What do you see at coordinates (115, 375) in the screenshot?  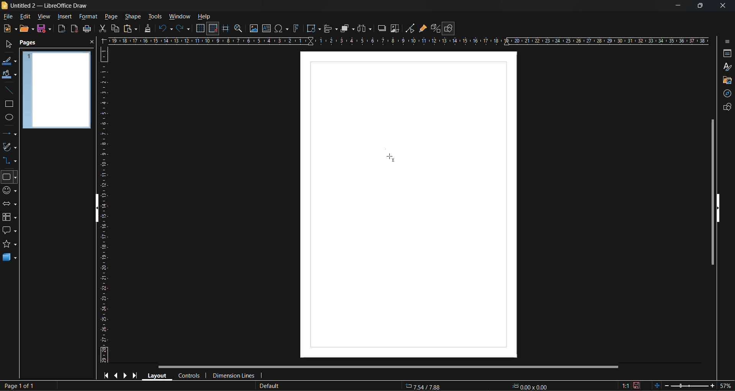 I see `previous` at bounding box center [115, 375].